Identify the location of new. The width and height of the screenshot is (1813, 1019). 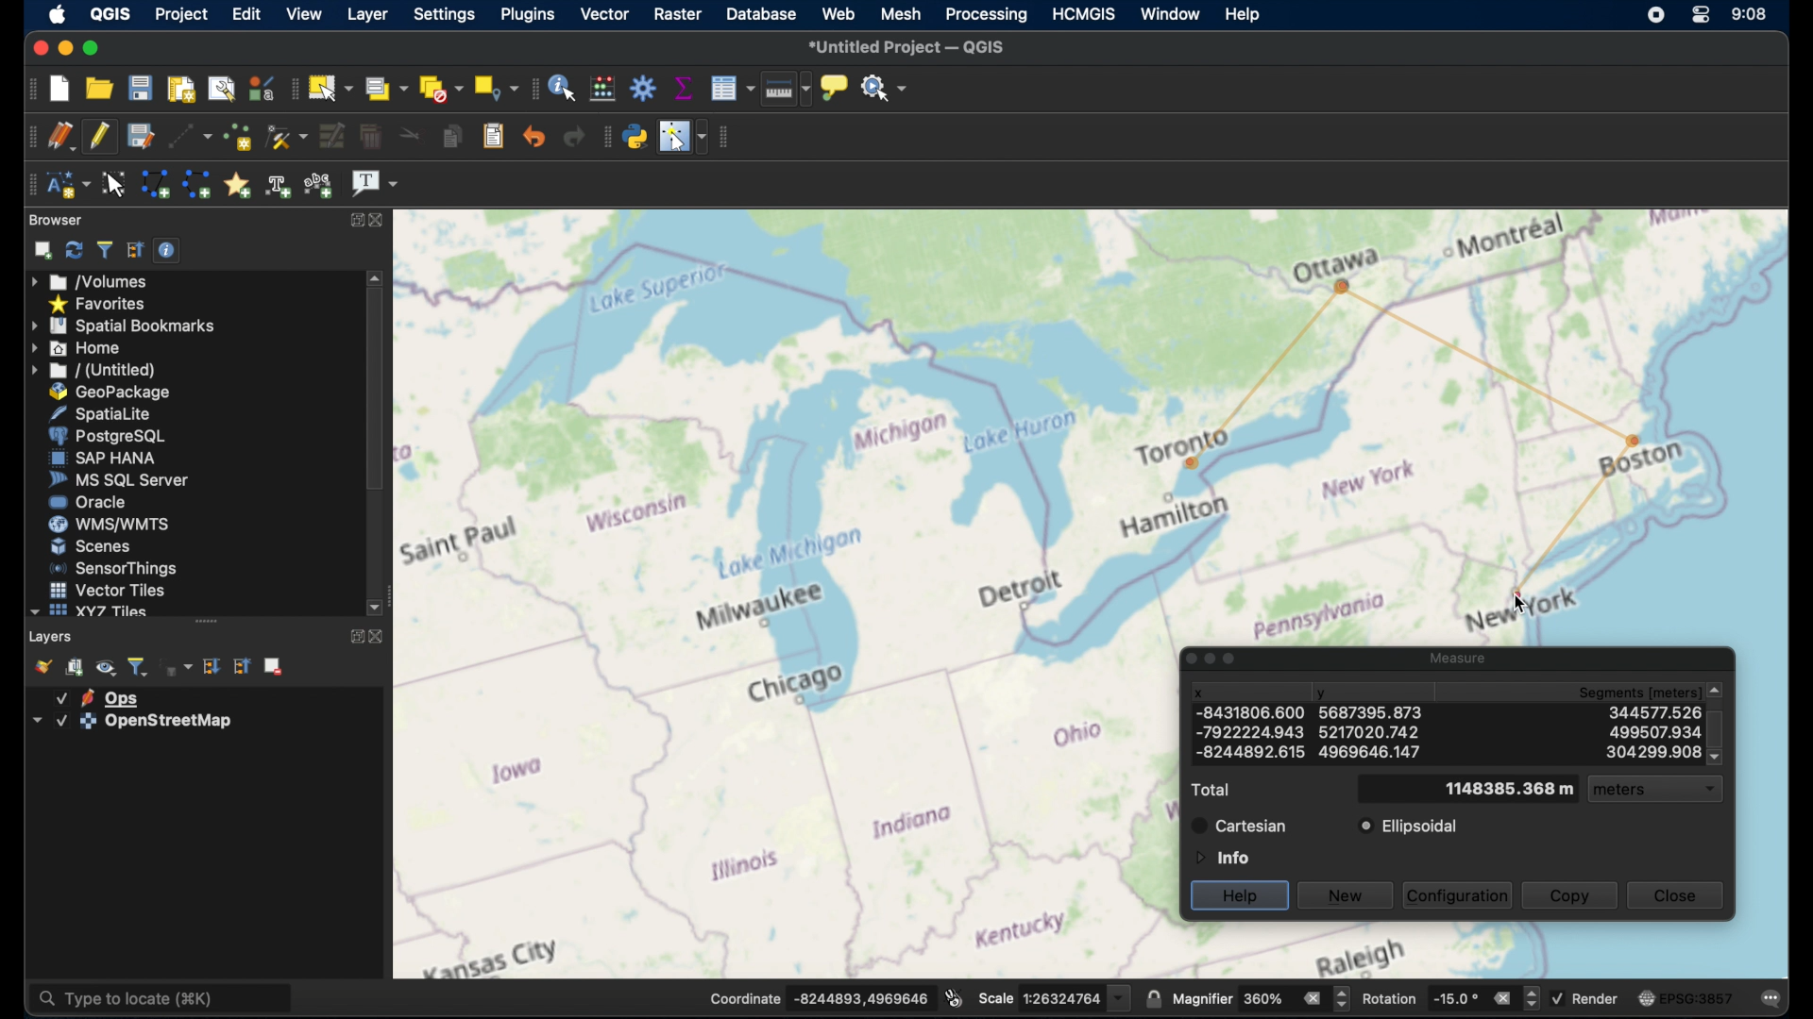
(1347, 894).